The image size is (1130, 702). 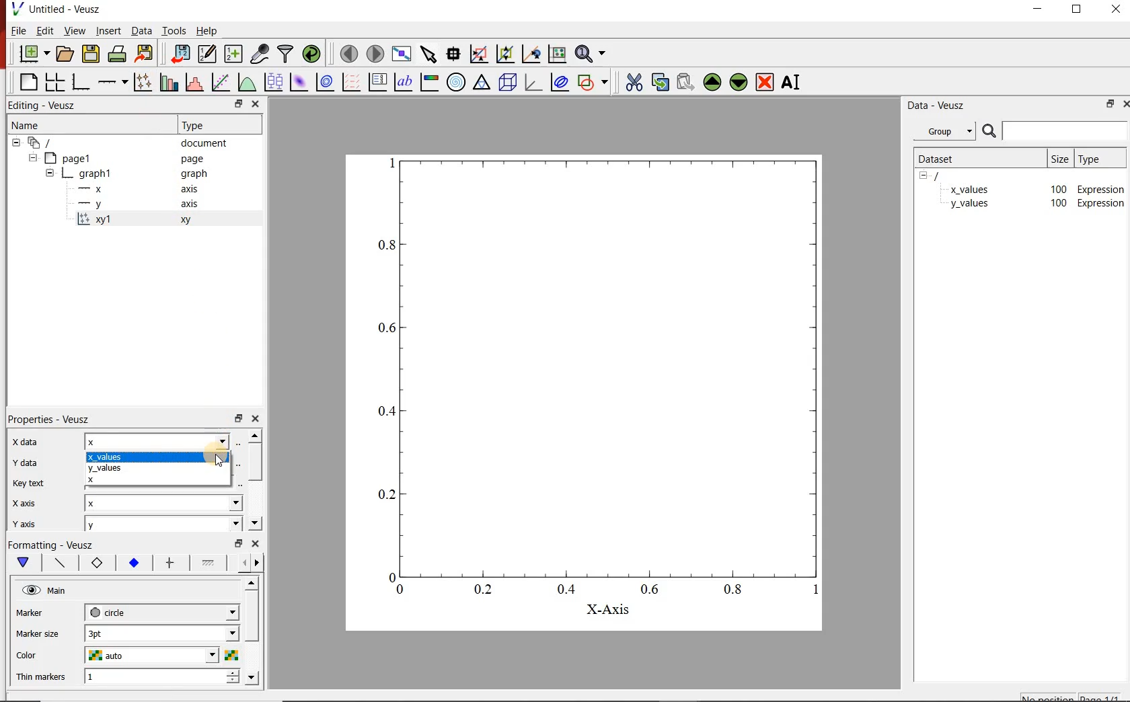 What do you see at coordinates (97, 173) in the screenshot?
I see `graph1` at bounding box center [97, 173].